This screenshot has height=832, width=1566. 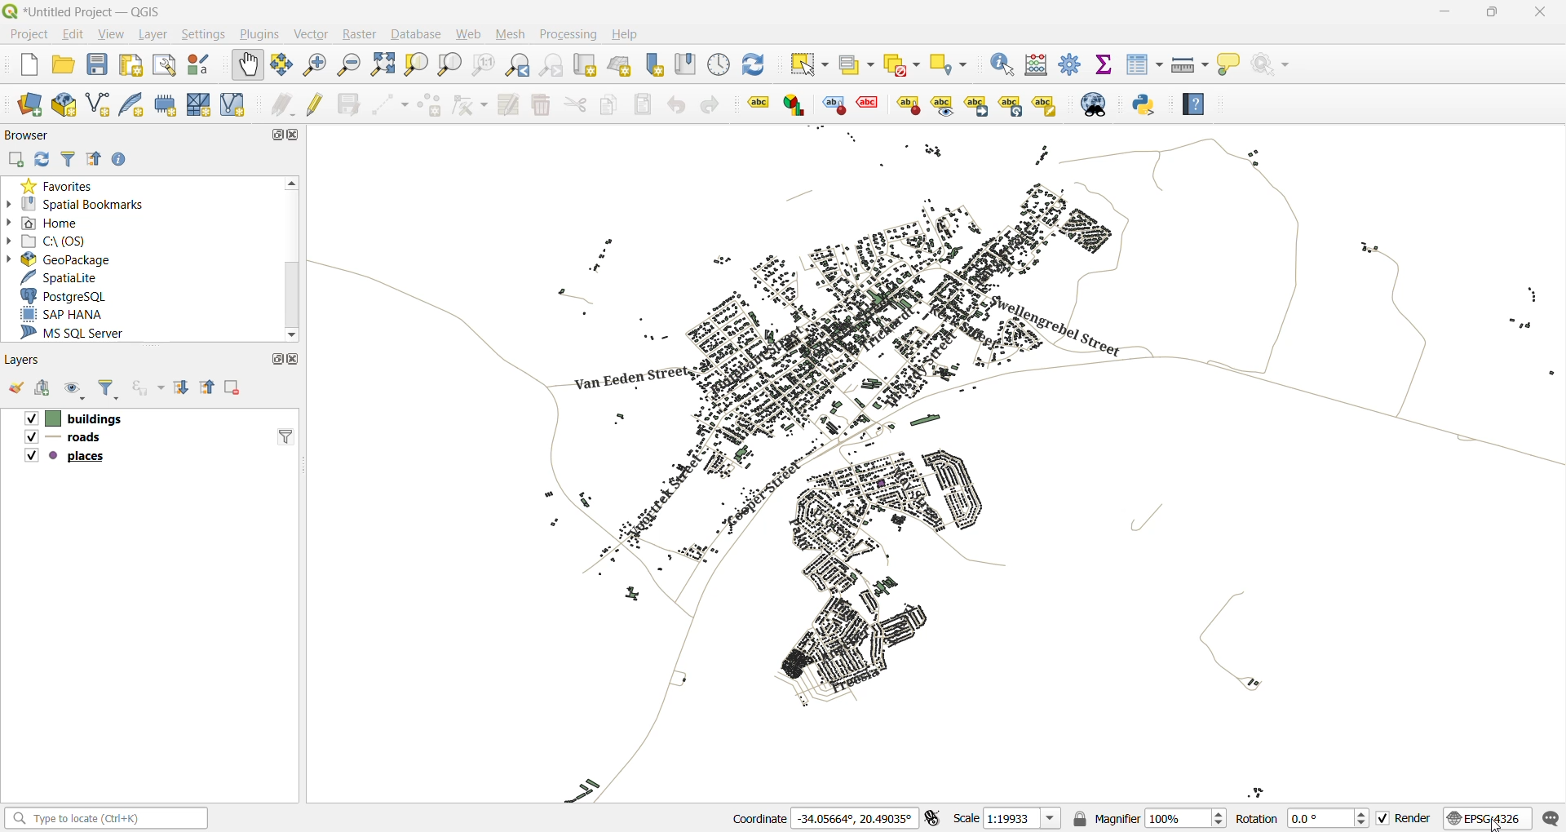 What do you see at coordinates (904, 66) in the screenshot?
I see `deselect value` at bounding box center [904, 66].